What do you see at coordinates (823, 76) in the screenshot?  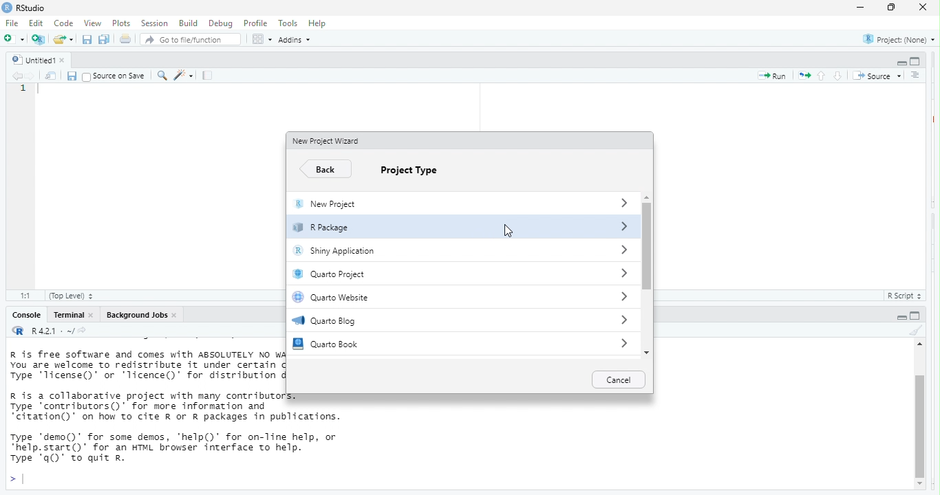 I see `go to previous section/chunk` at bounding box center [823, 76].